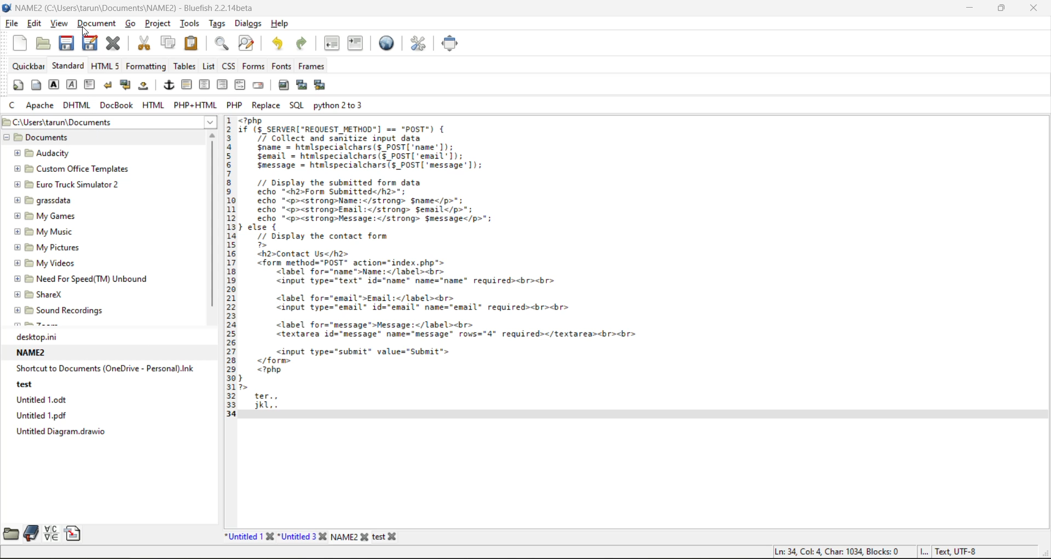 The image size is (1051, 559). I want to click on vertical scroll bar, so click(212, 224).